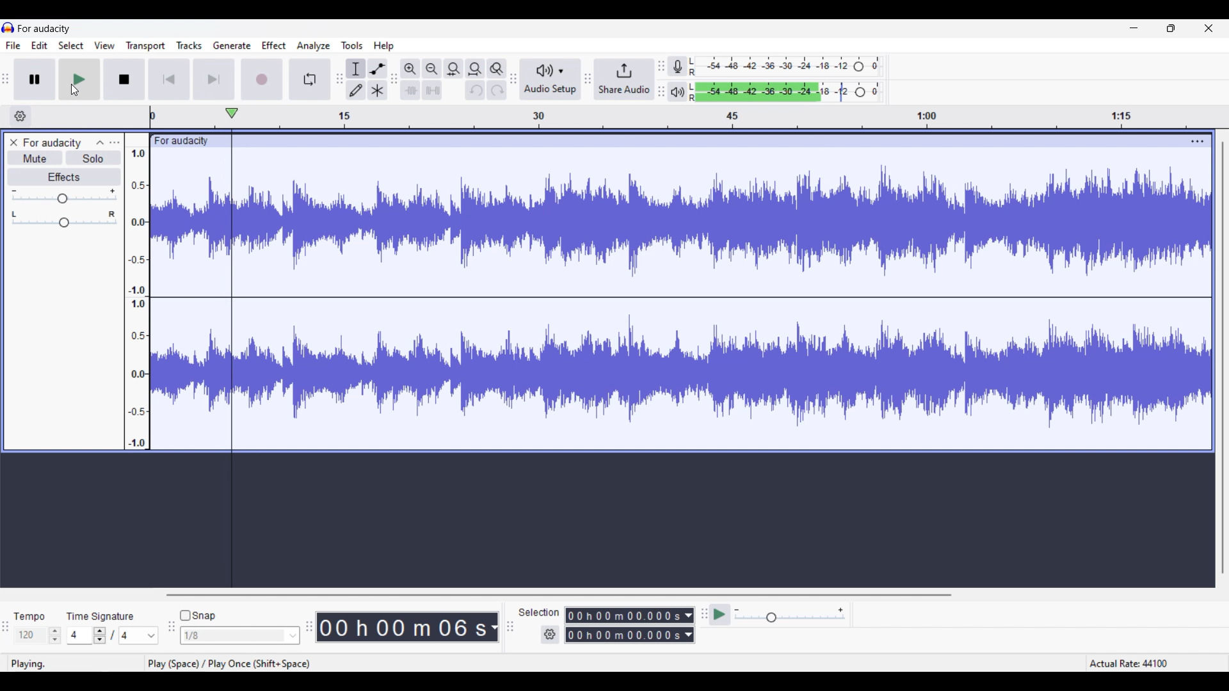 The image size is (1229, 691). What do you see at coordinates (75, 90) in the screenshot?
I see `Cursor position unchanged` at bounding box center [75, 90].